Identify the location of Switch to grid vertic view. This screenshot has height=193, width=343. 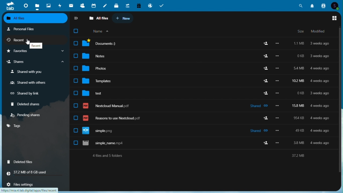
(334, 19).